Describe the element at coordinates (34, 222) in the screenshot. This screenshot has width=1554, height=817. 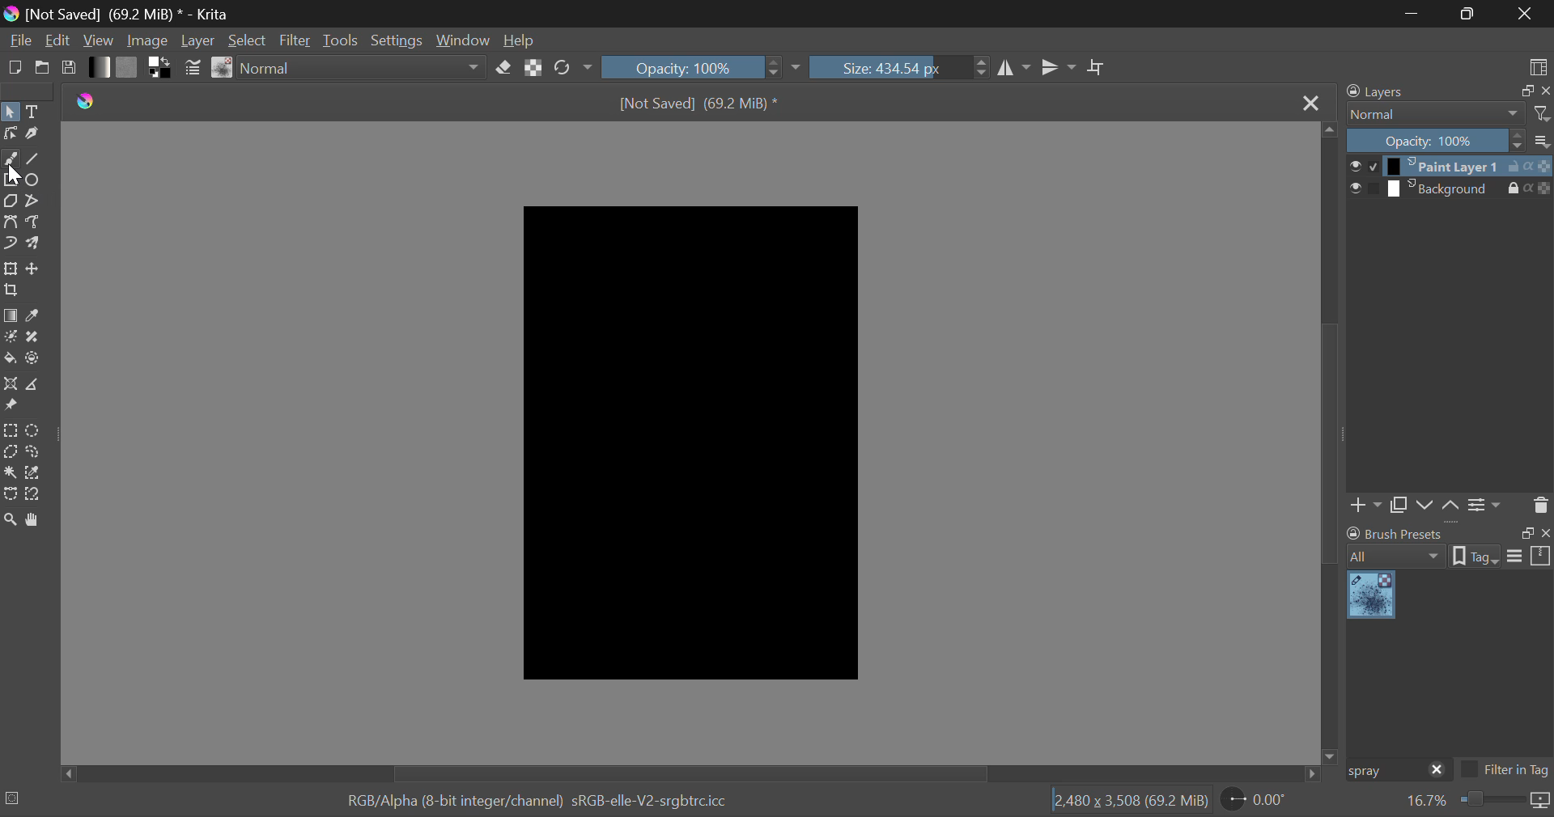
I see `Freehand Path Tool` at that location.